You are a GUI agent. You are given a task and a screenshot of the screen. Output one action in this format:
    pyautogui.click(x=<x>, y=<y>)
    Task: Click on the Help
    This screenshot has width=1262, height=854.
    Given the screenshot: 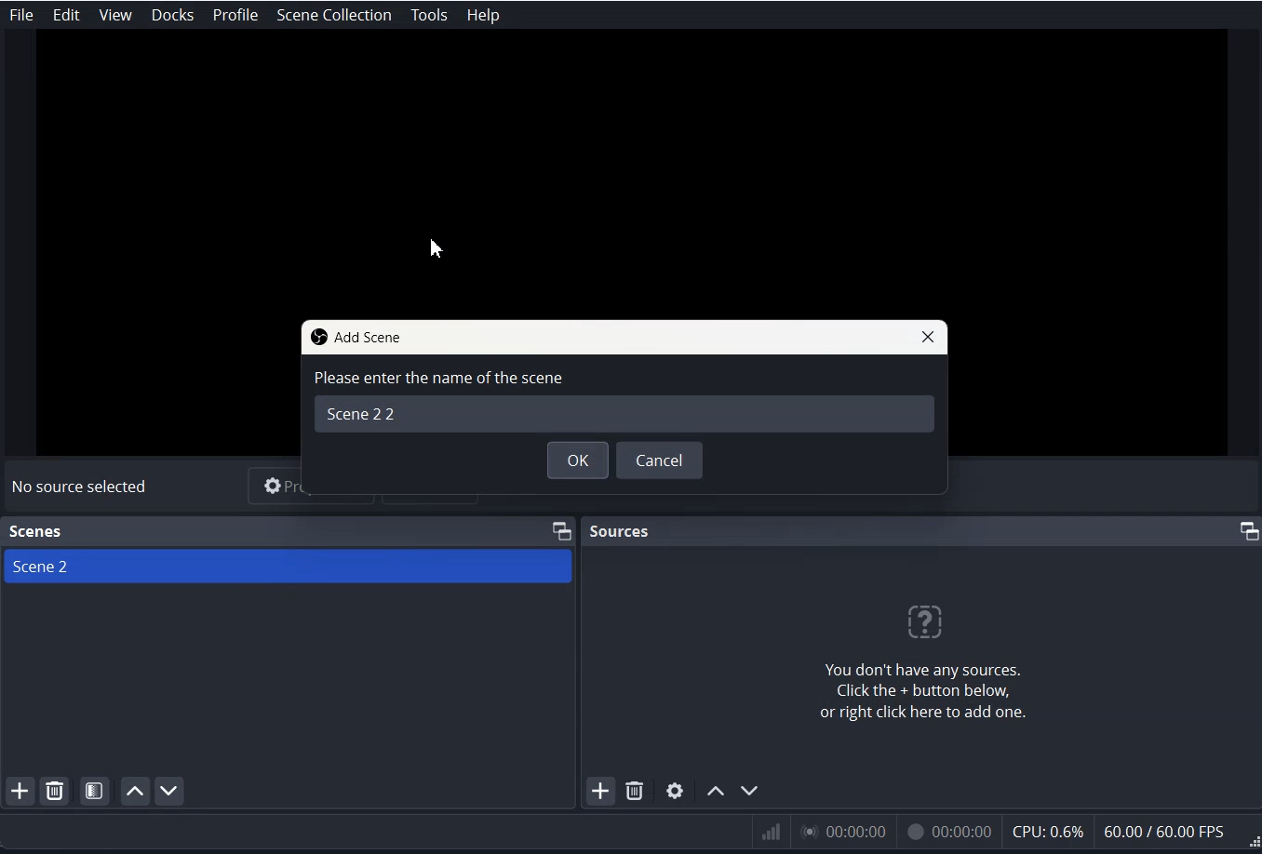 What is the action you would take?
    pyautogui.click(x=482, y=14)
    